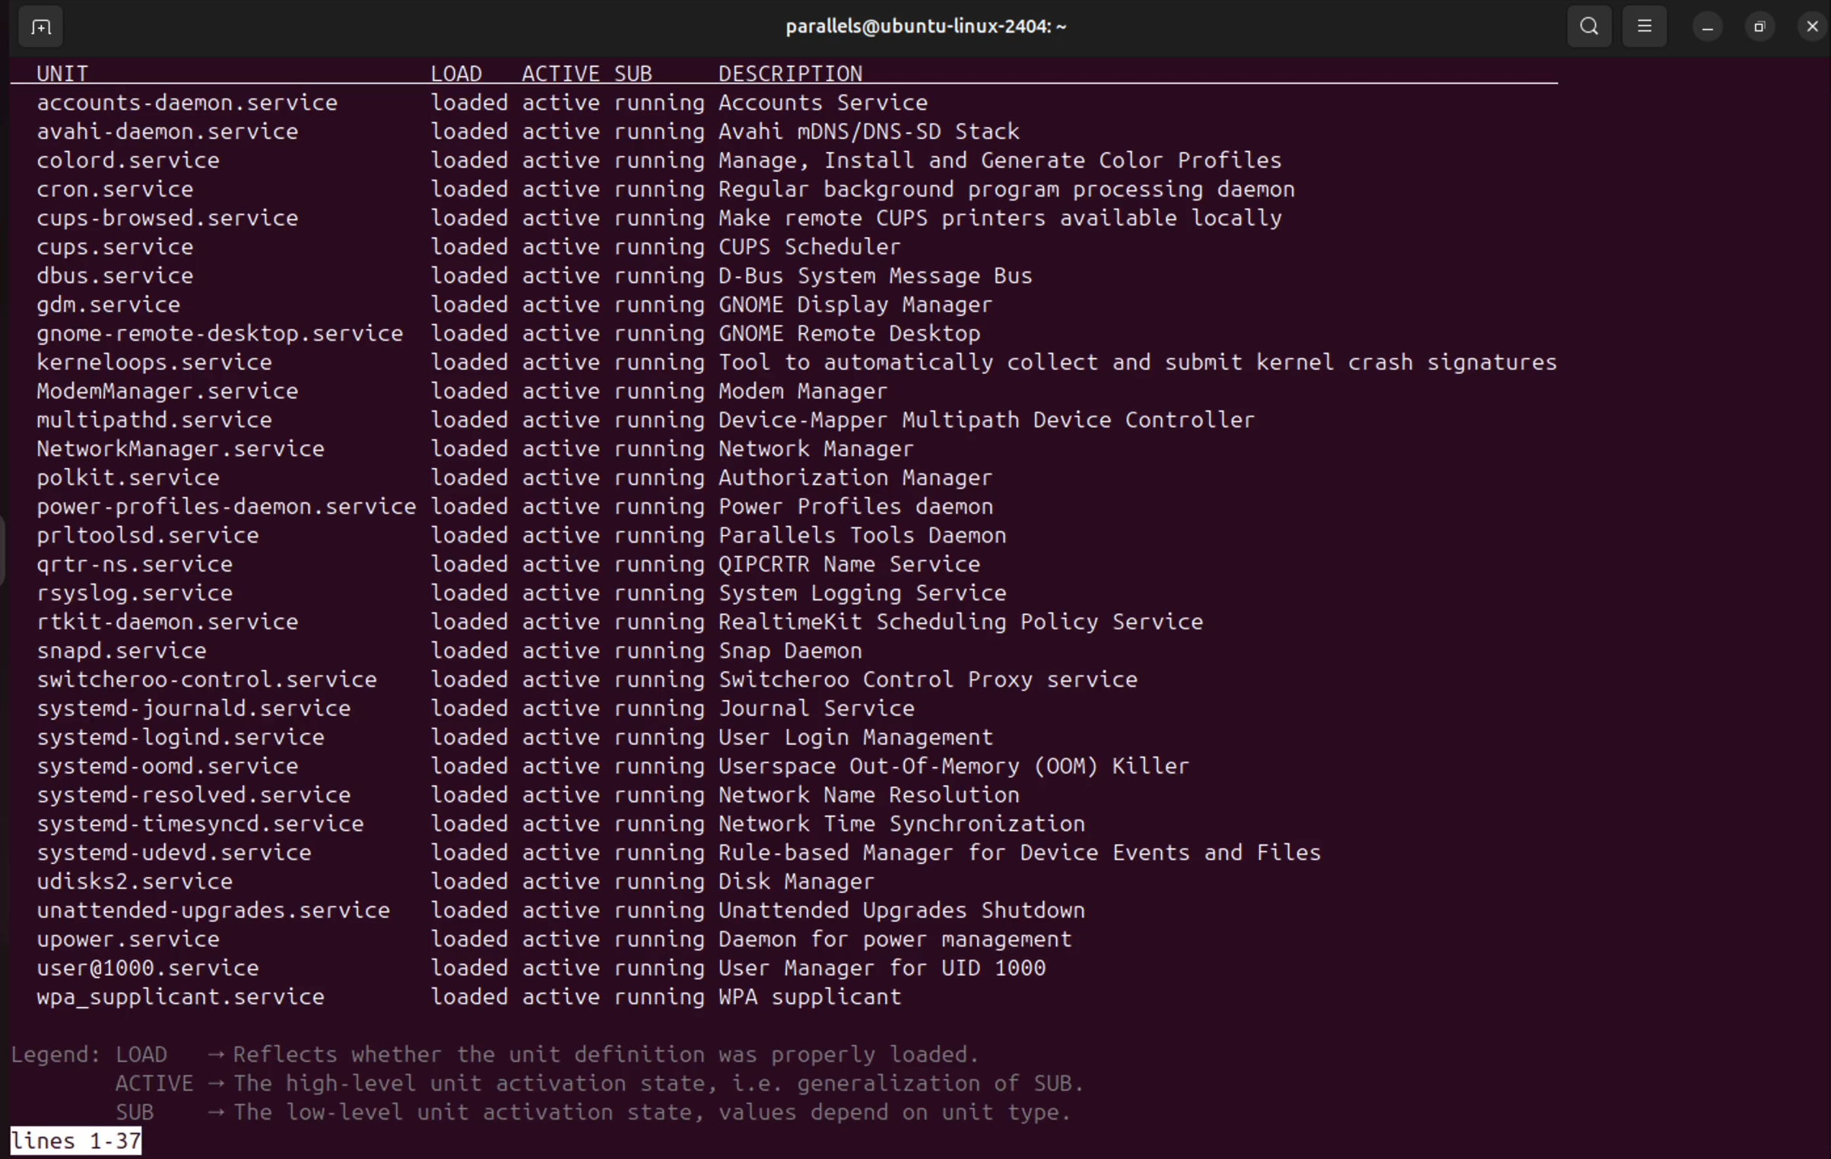  What do you see at coordinates (801, 483) in the screenshot?
I see `active running authorization manager` at bounding box center [801, 483].